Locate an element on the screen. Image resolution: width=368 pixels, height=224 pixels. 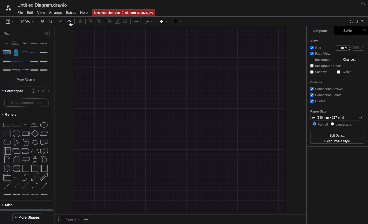
Collapse is located at coordinates (364, 22).